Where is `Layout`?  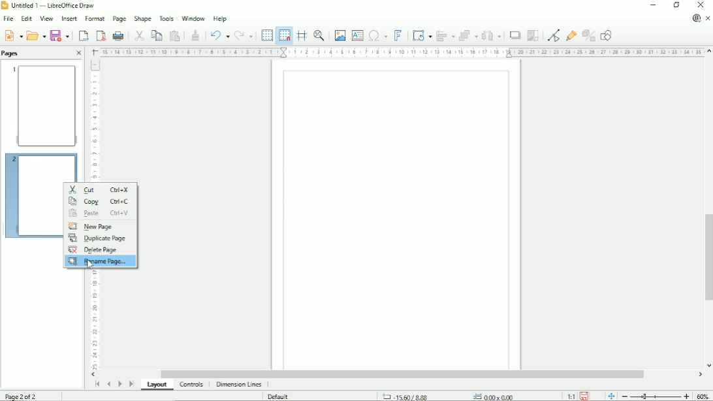 Layout is located at coordinates (159, 385).